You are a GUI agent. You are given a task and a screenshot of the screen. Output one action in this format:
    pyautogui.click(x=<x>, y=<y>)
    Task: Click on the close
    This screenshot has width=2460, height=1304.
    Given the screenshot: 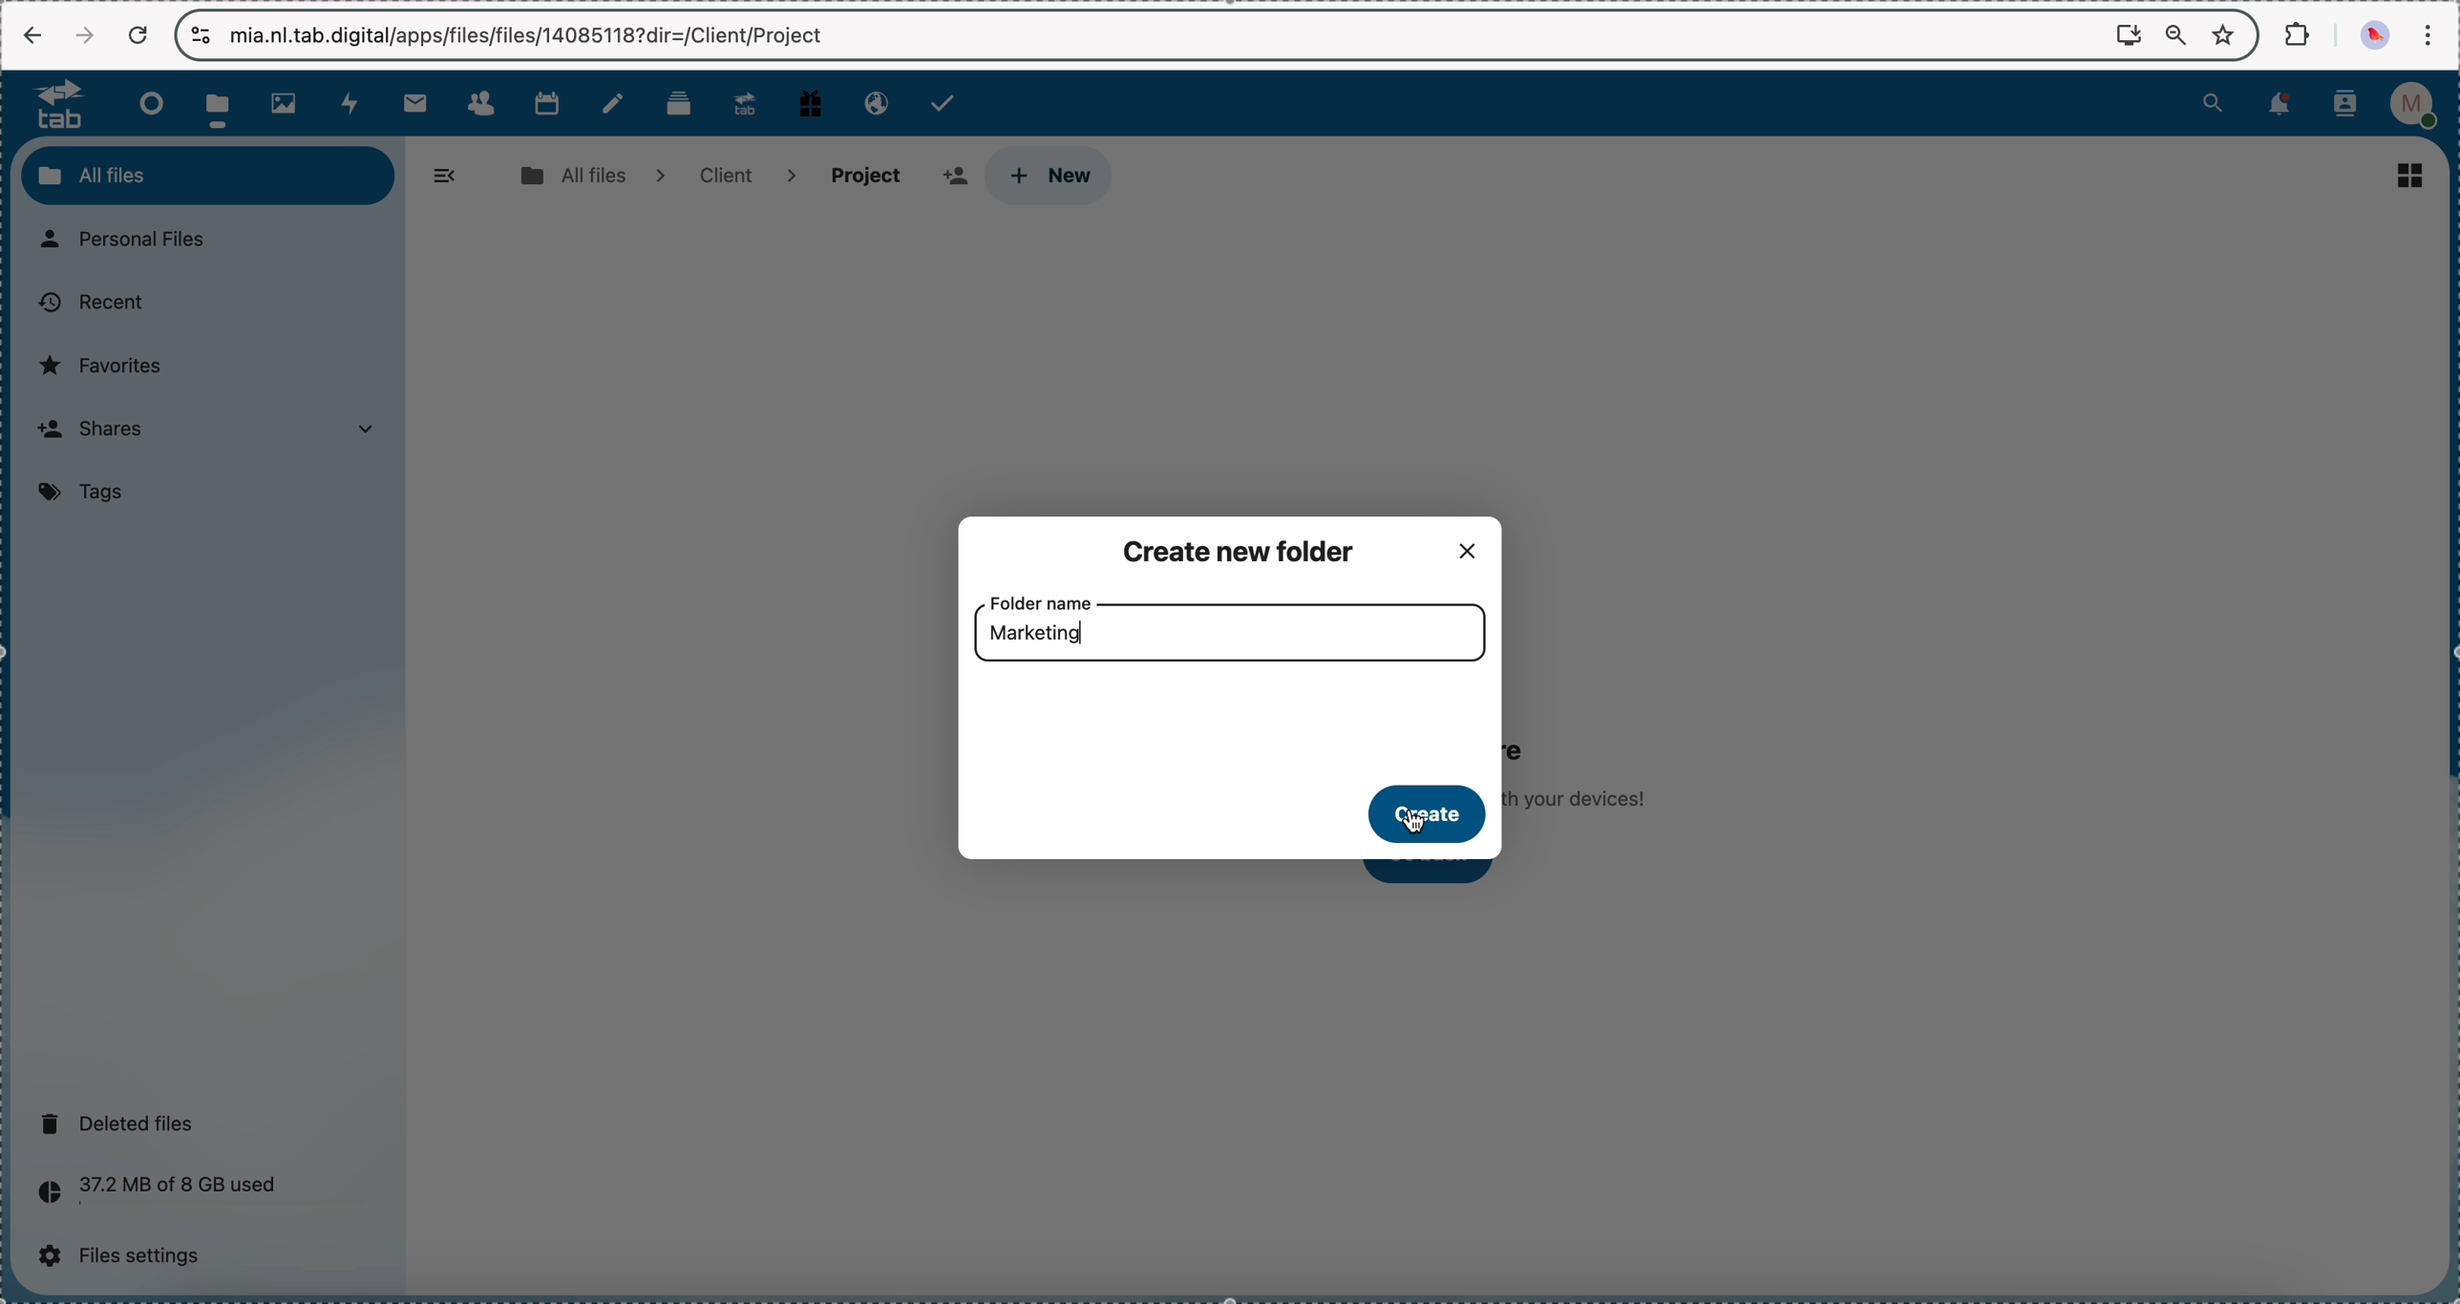 What is the action you would take?
    pyautogui.click(x=1474, y=547)
    